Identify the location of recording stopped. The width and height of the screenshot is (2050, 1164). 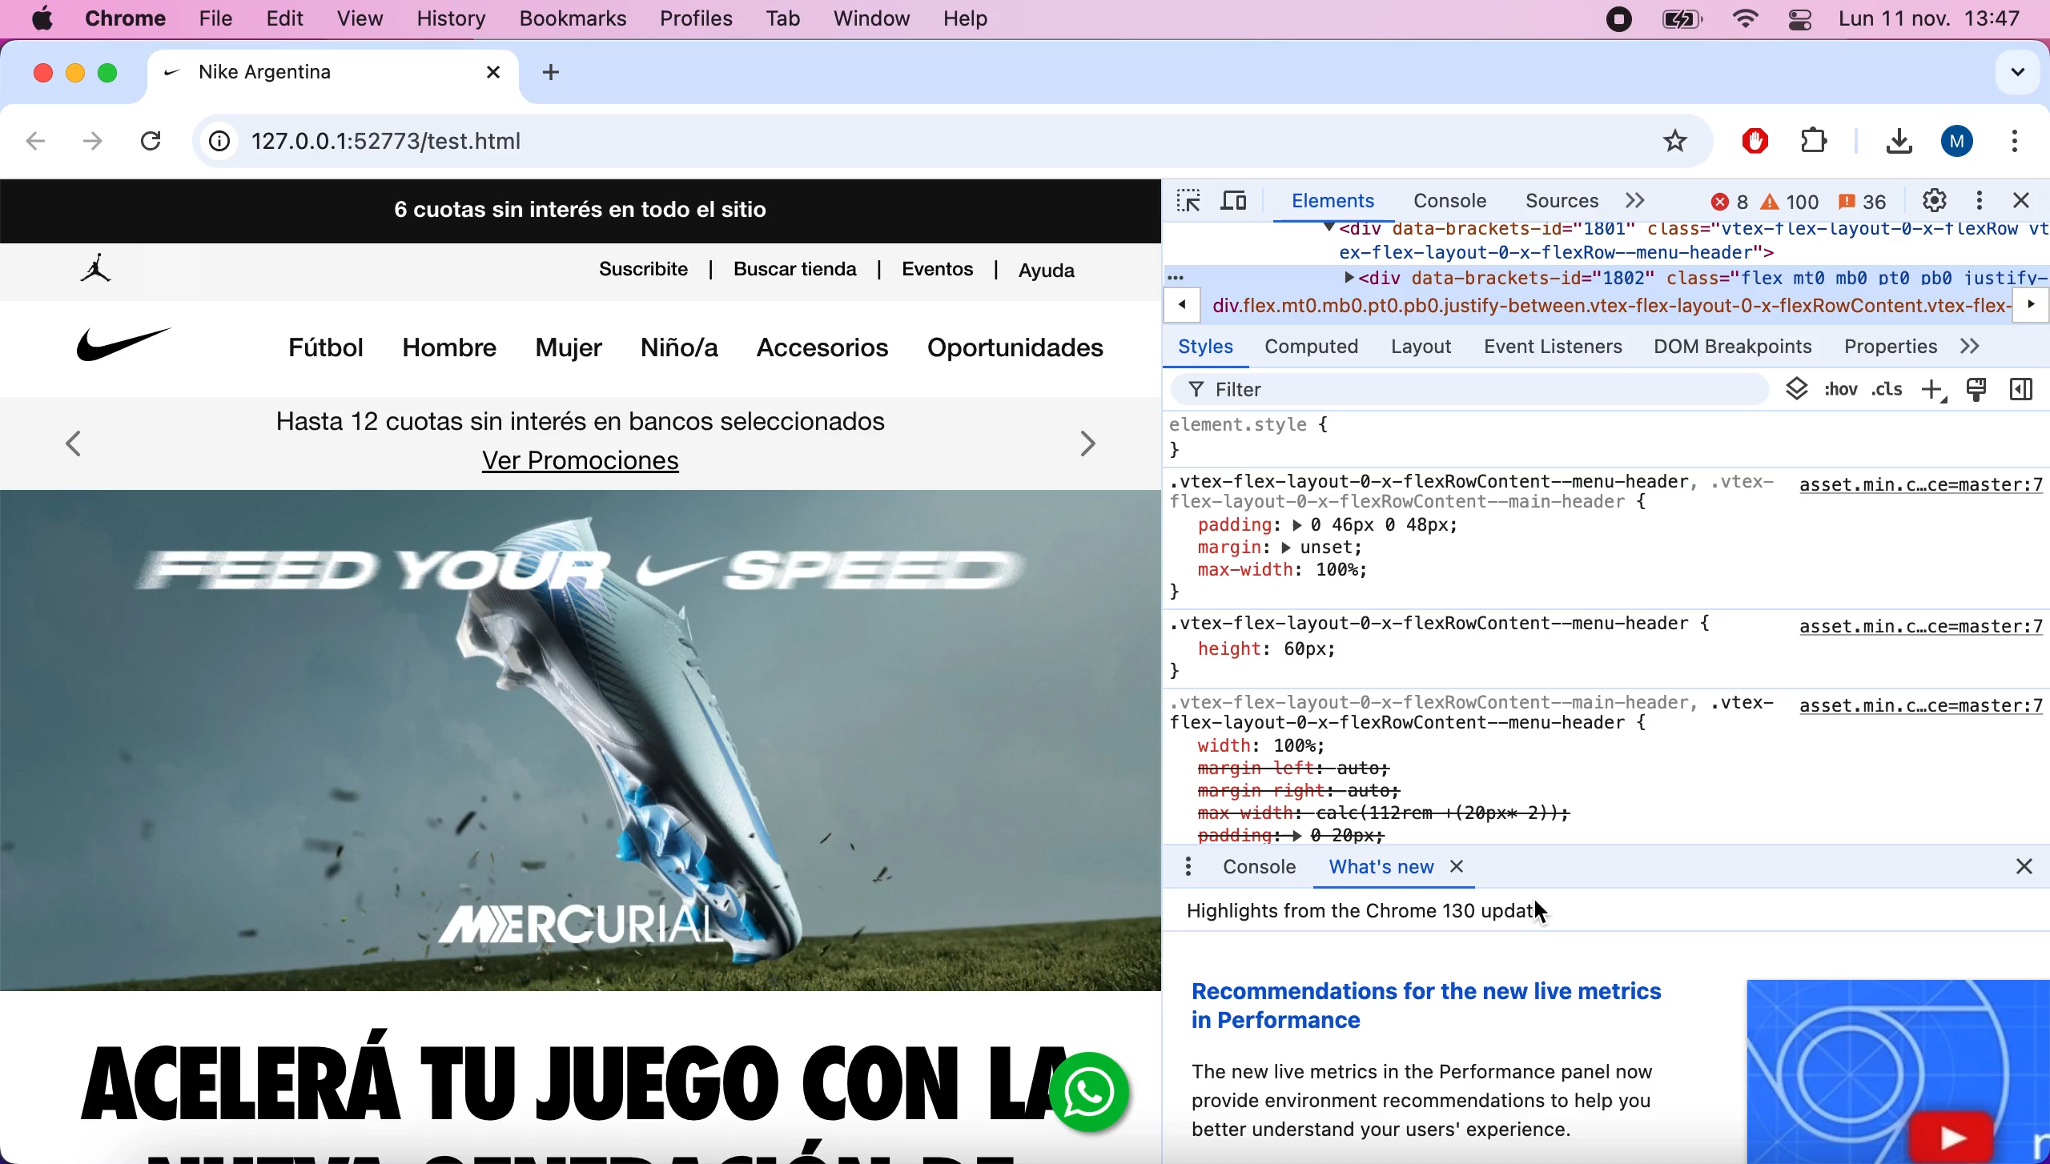
(1617, 22).